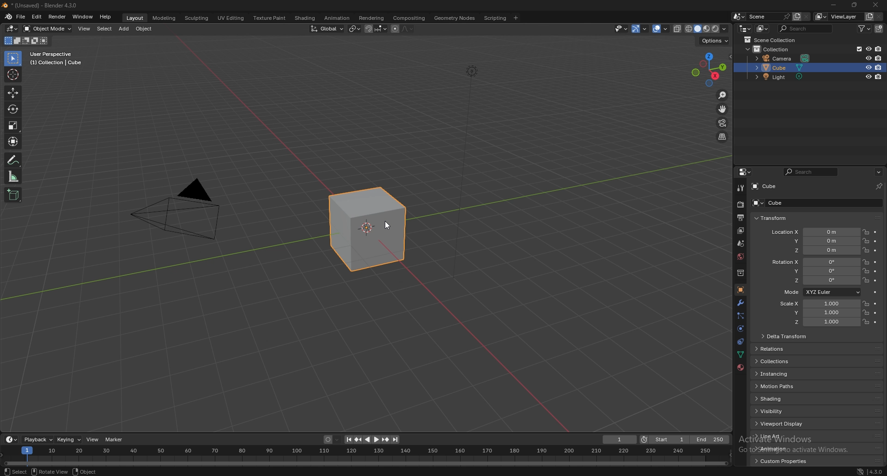 The width and height of the screenshot is (887, 476). What do you see at coordinates (712, 439) in the screenshot?
I see `end` at bounding box center [712, 439].